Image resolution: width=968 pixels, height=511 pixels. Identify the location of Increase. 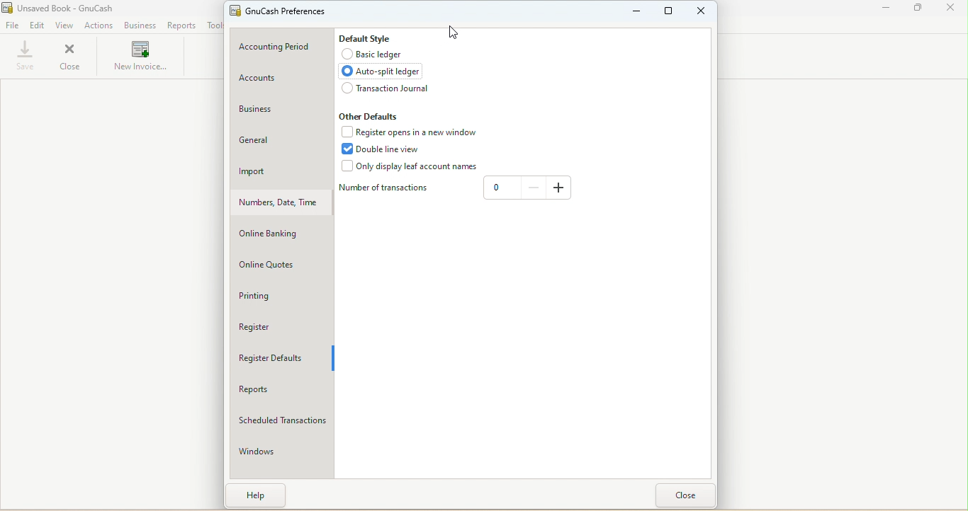
(559, 190).